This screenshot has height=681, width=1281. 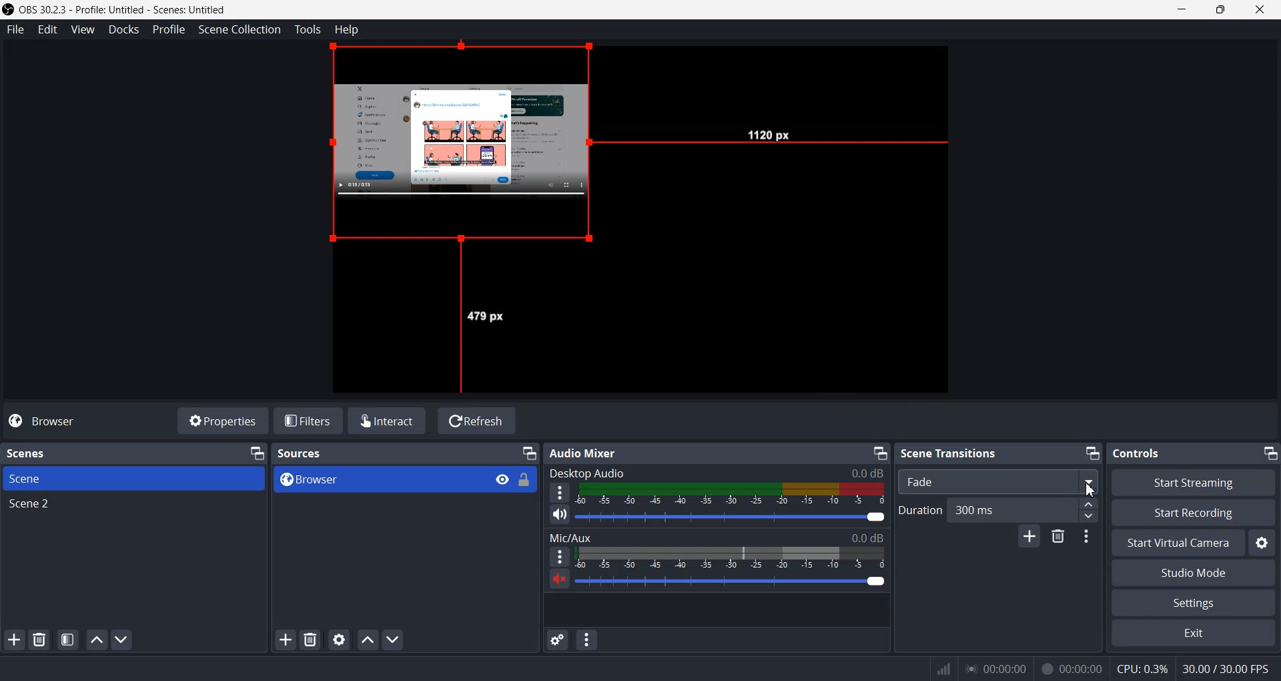 I want to click on Advance audio Properties, so click(x=557, y=640).